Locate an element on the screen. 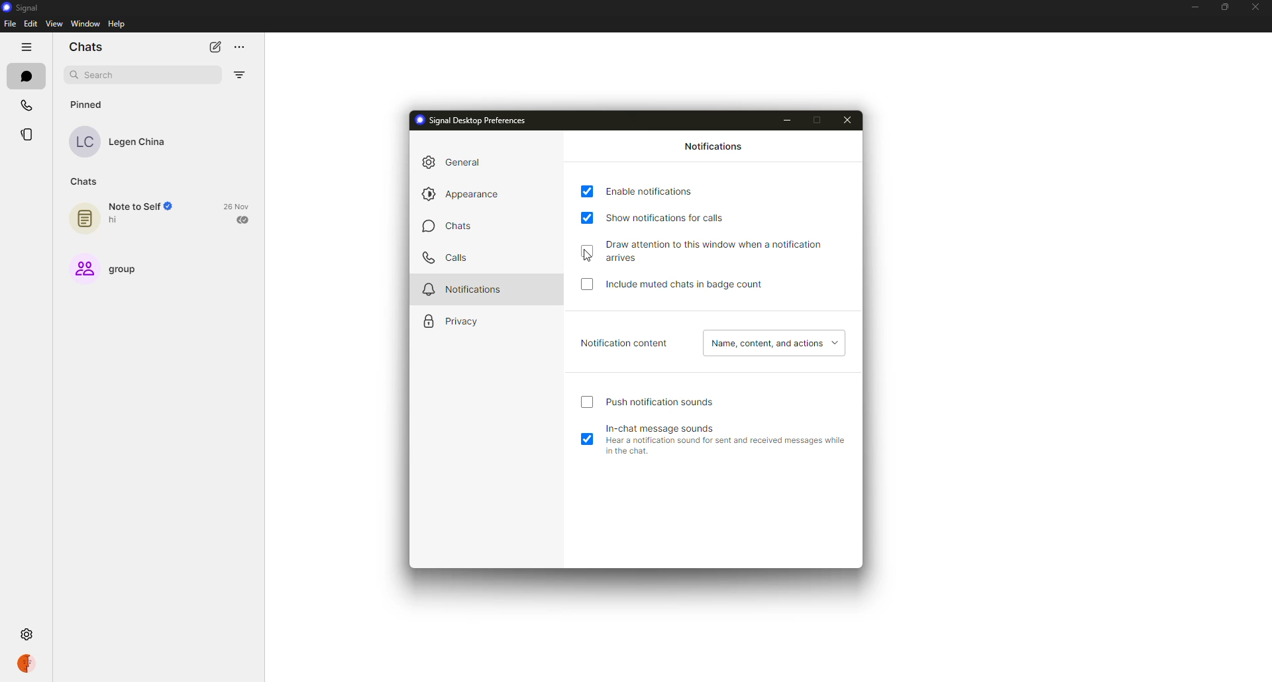 The image size is (1272, 682). edit is located at coordinates (30, 24).